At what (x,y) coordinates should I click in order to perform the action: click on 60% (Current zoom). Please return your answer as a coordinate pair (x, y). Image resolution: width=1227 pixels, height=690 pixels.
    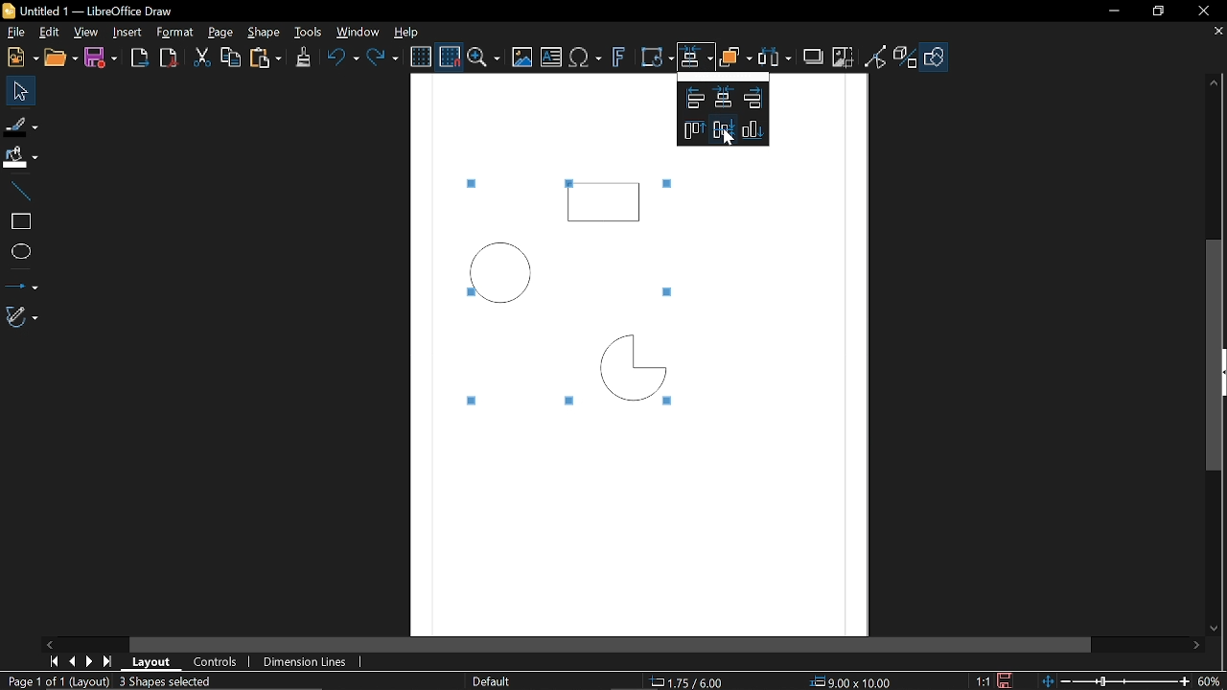
    Looking at the image, I should click on (1209, 680).